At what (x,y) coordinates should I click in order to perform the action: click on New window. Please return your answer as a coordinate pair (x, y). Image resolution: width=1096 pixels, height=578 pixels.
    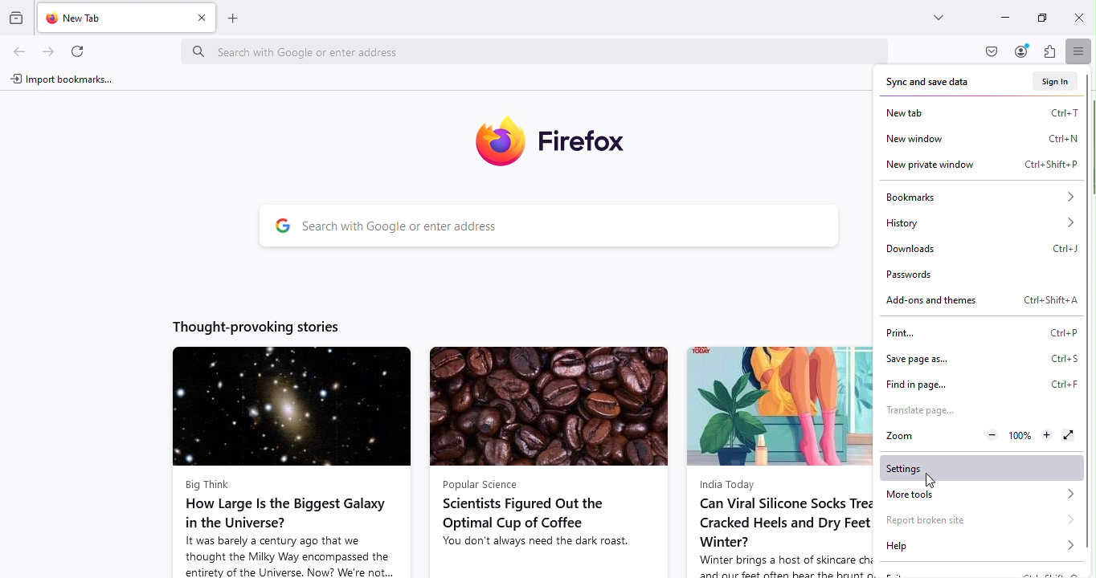
    Looking at the image, I should click on (981, 136).